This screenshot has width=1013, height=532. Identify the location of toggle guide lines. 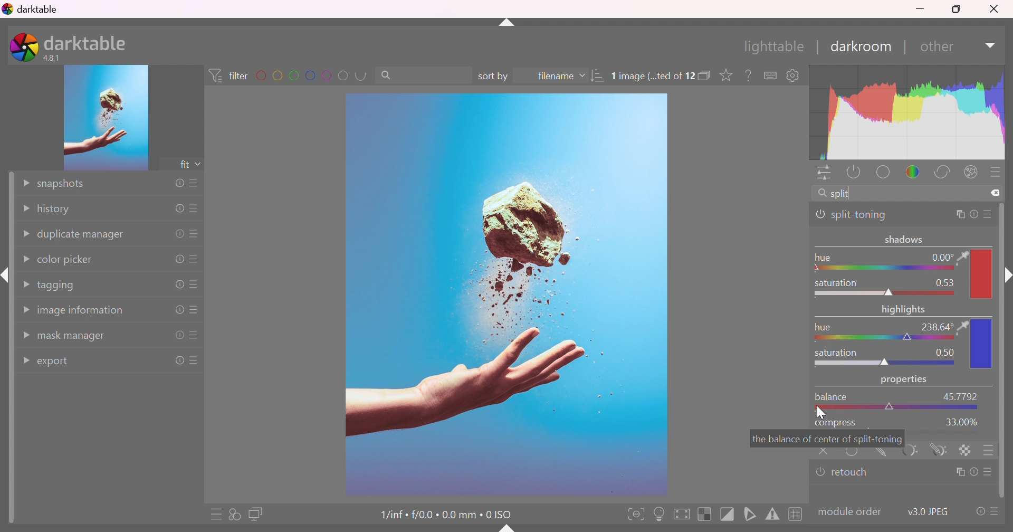
(795, 515).